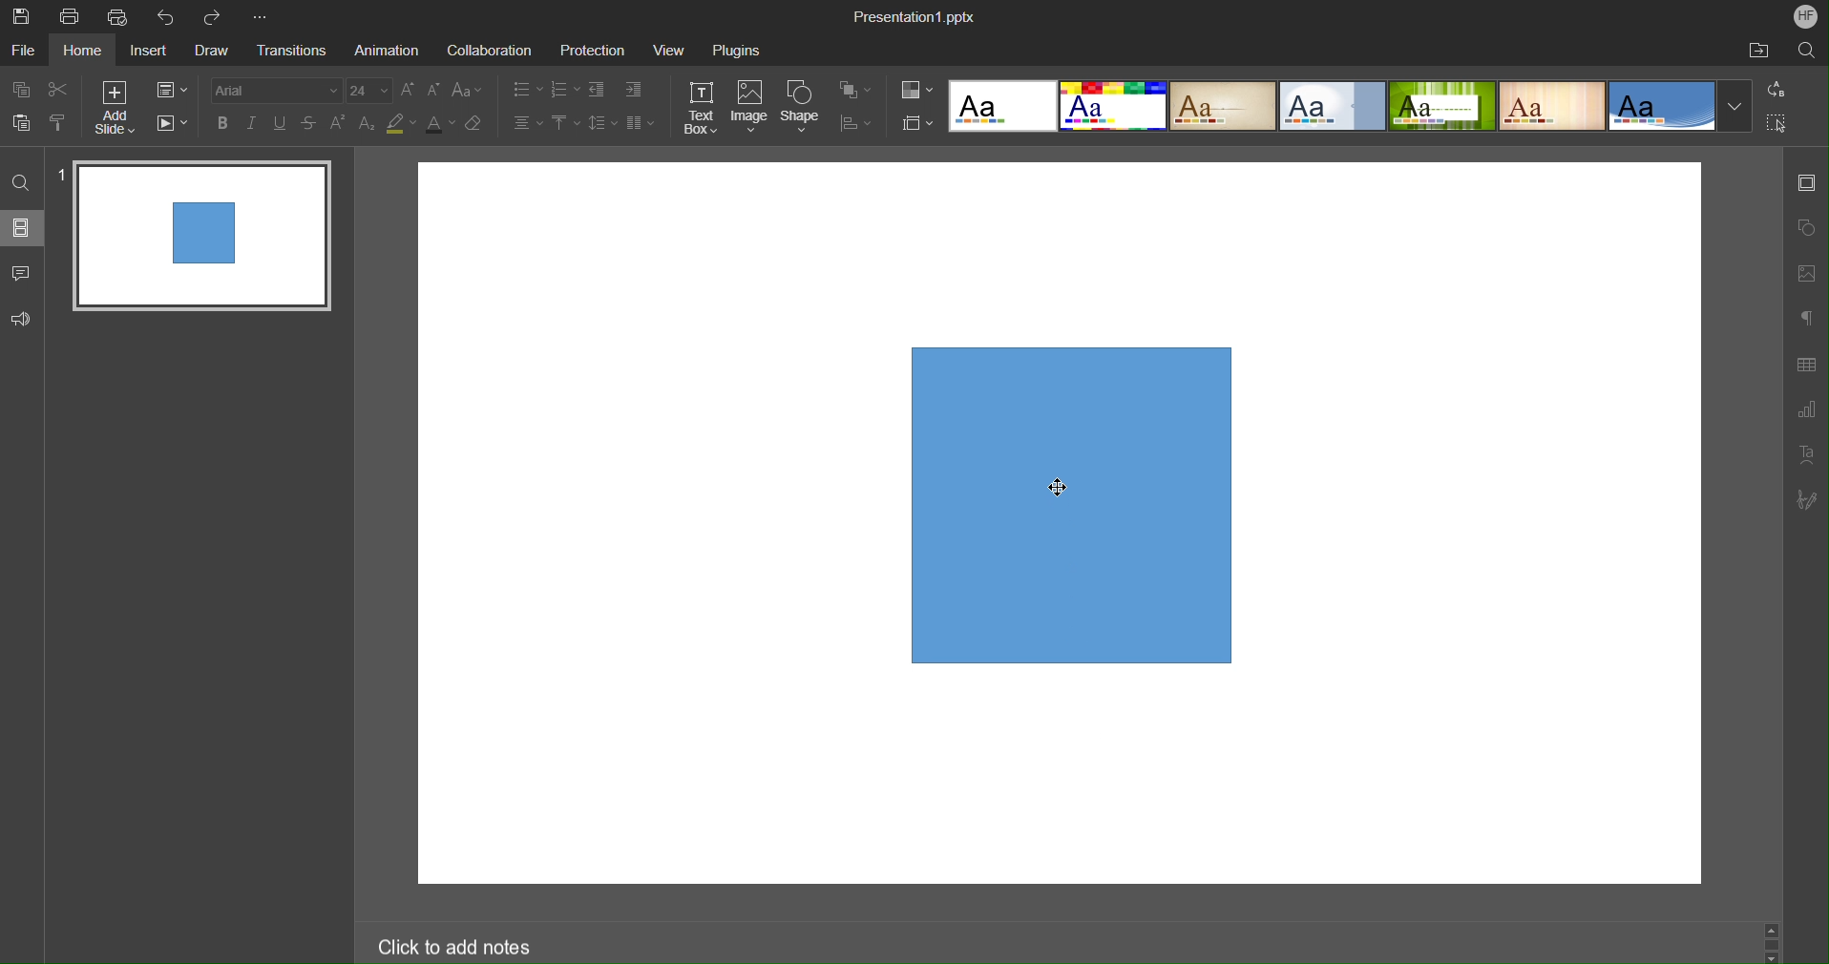  Describe the element at coordinates (916, 16) in the screenshot. I see `Presentation Name` at that location.